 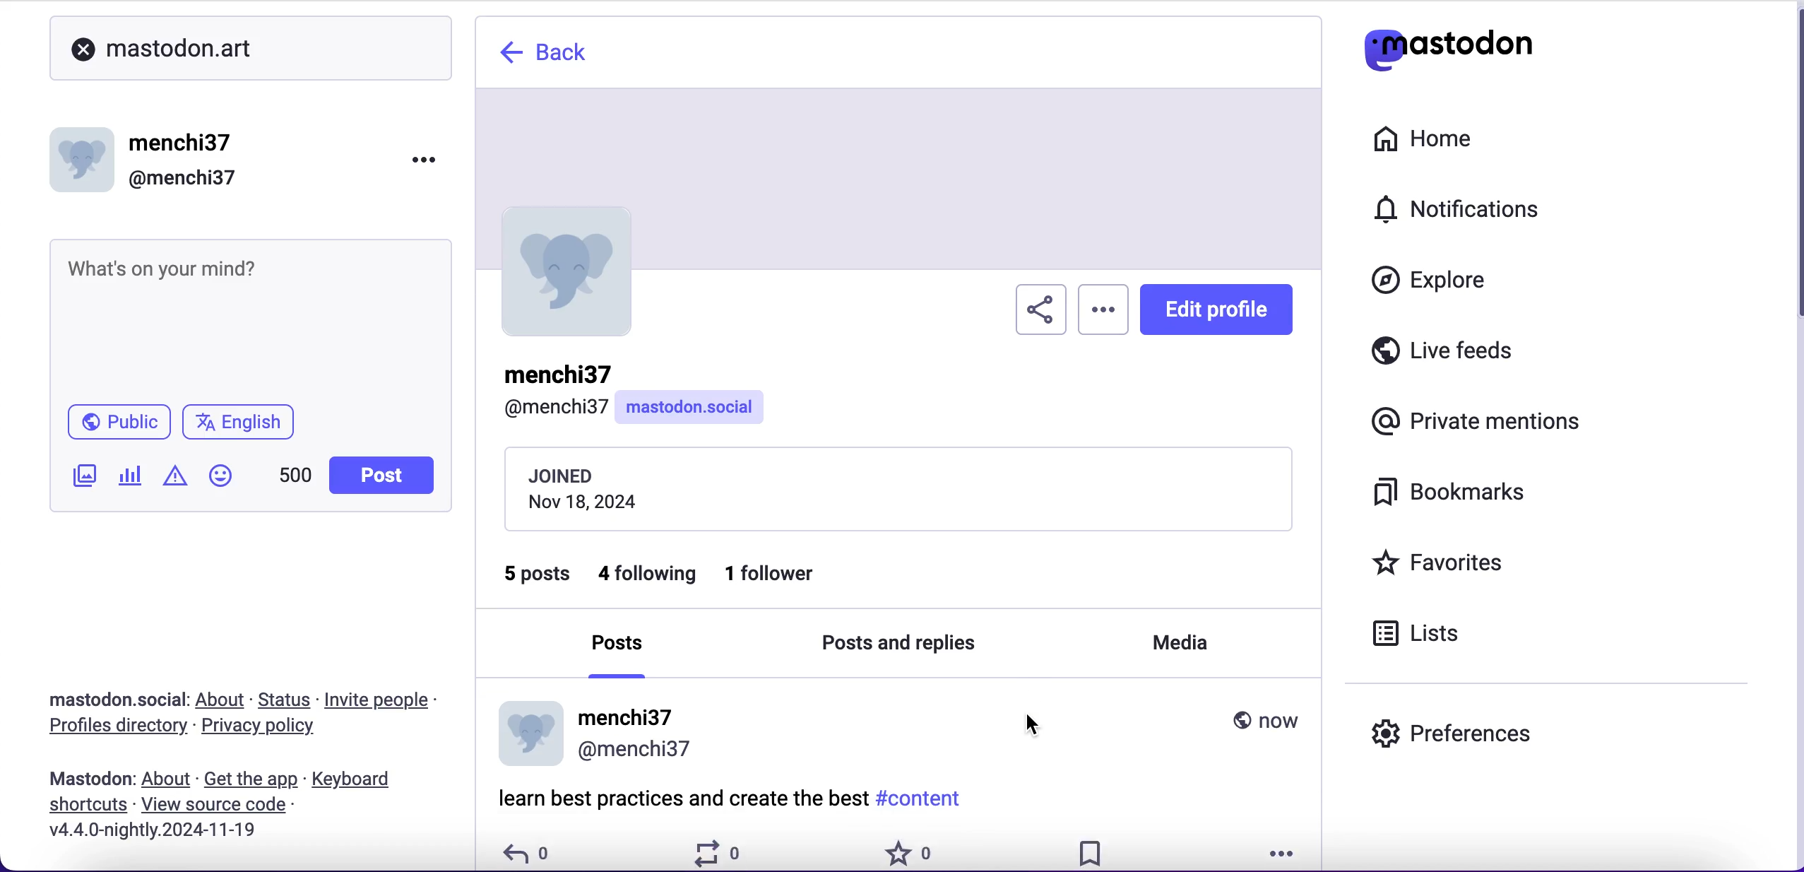 What do you see at coordinates (1460, 497) in the screenshot?
I see `bookmarks` at bounding box center [1460, 497].